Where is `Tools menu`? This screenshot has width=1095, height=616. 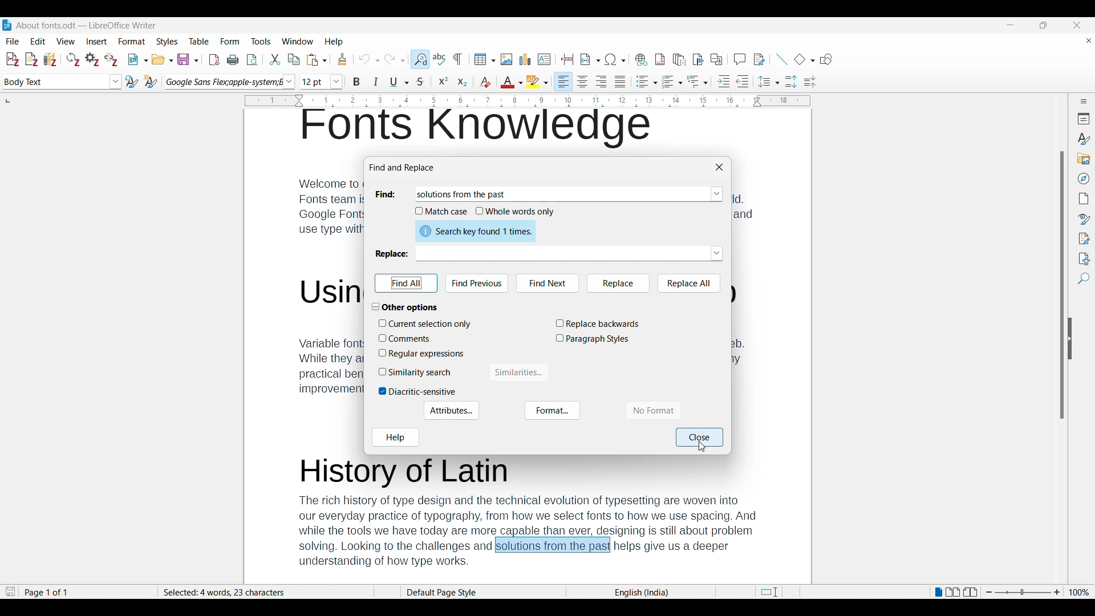 Tools menu is located at coordinates (261, 41).